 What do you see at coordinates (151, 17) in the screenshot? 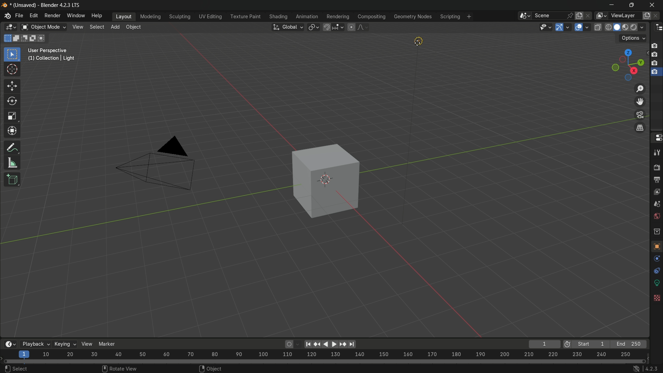
I see `modeling menu` at bounding box center [151, 17].